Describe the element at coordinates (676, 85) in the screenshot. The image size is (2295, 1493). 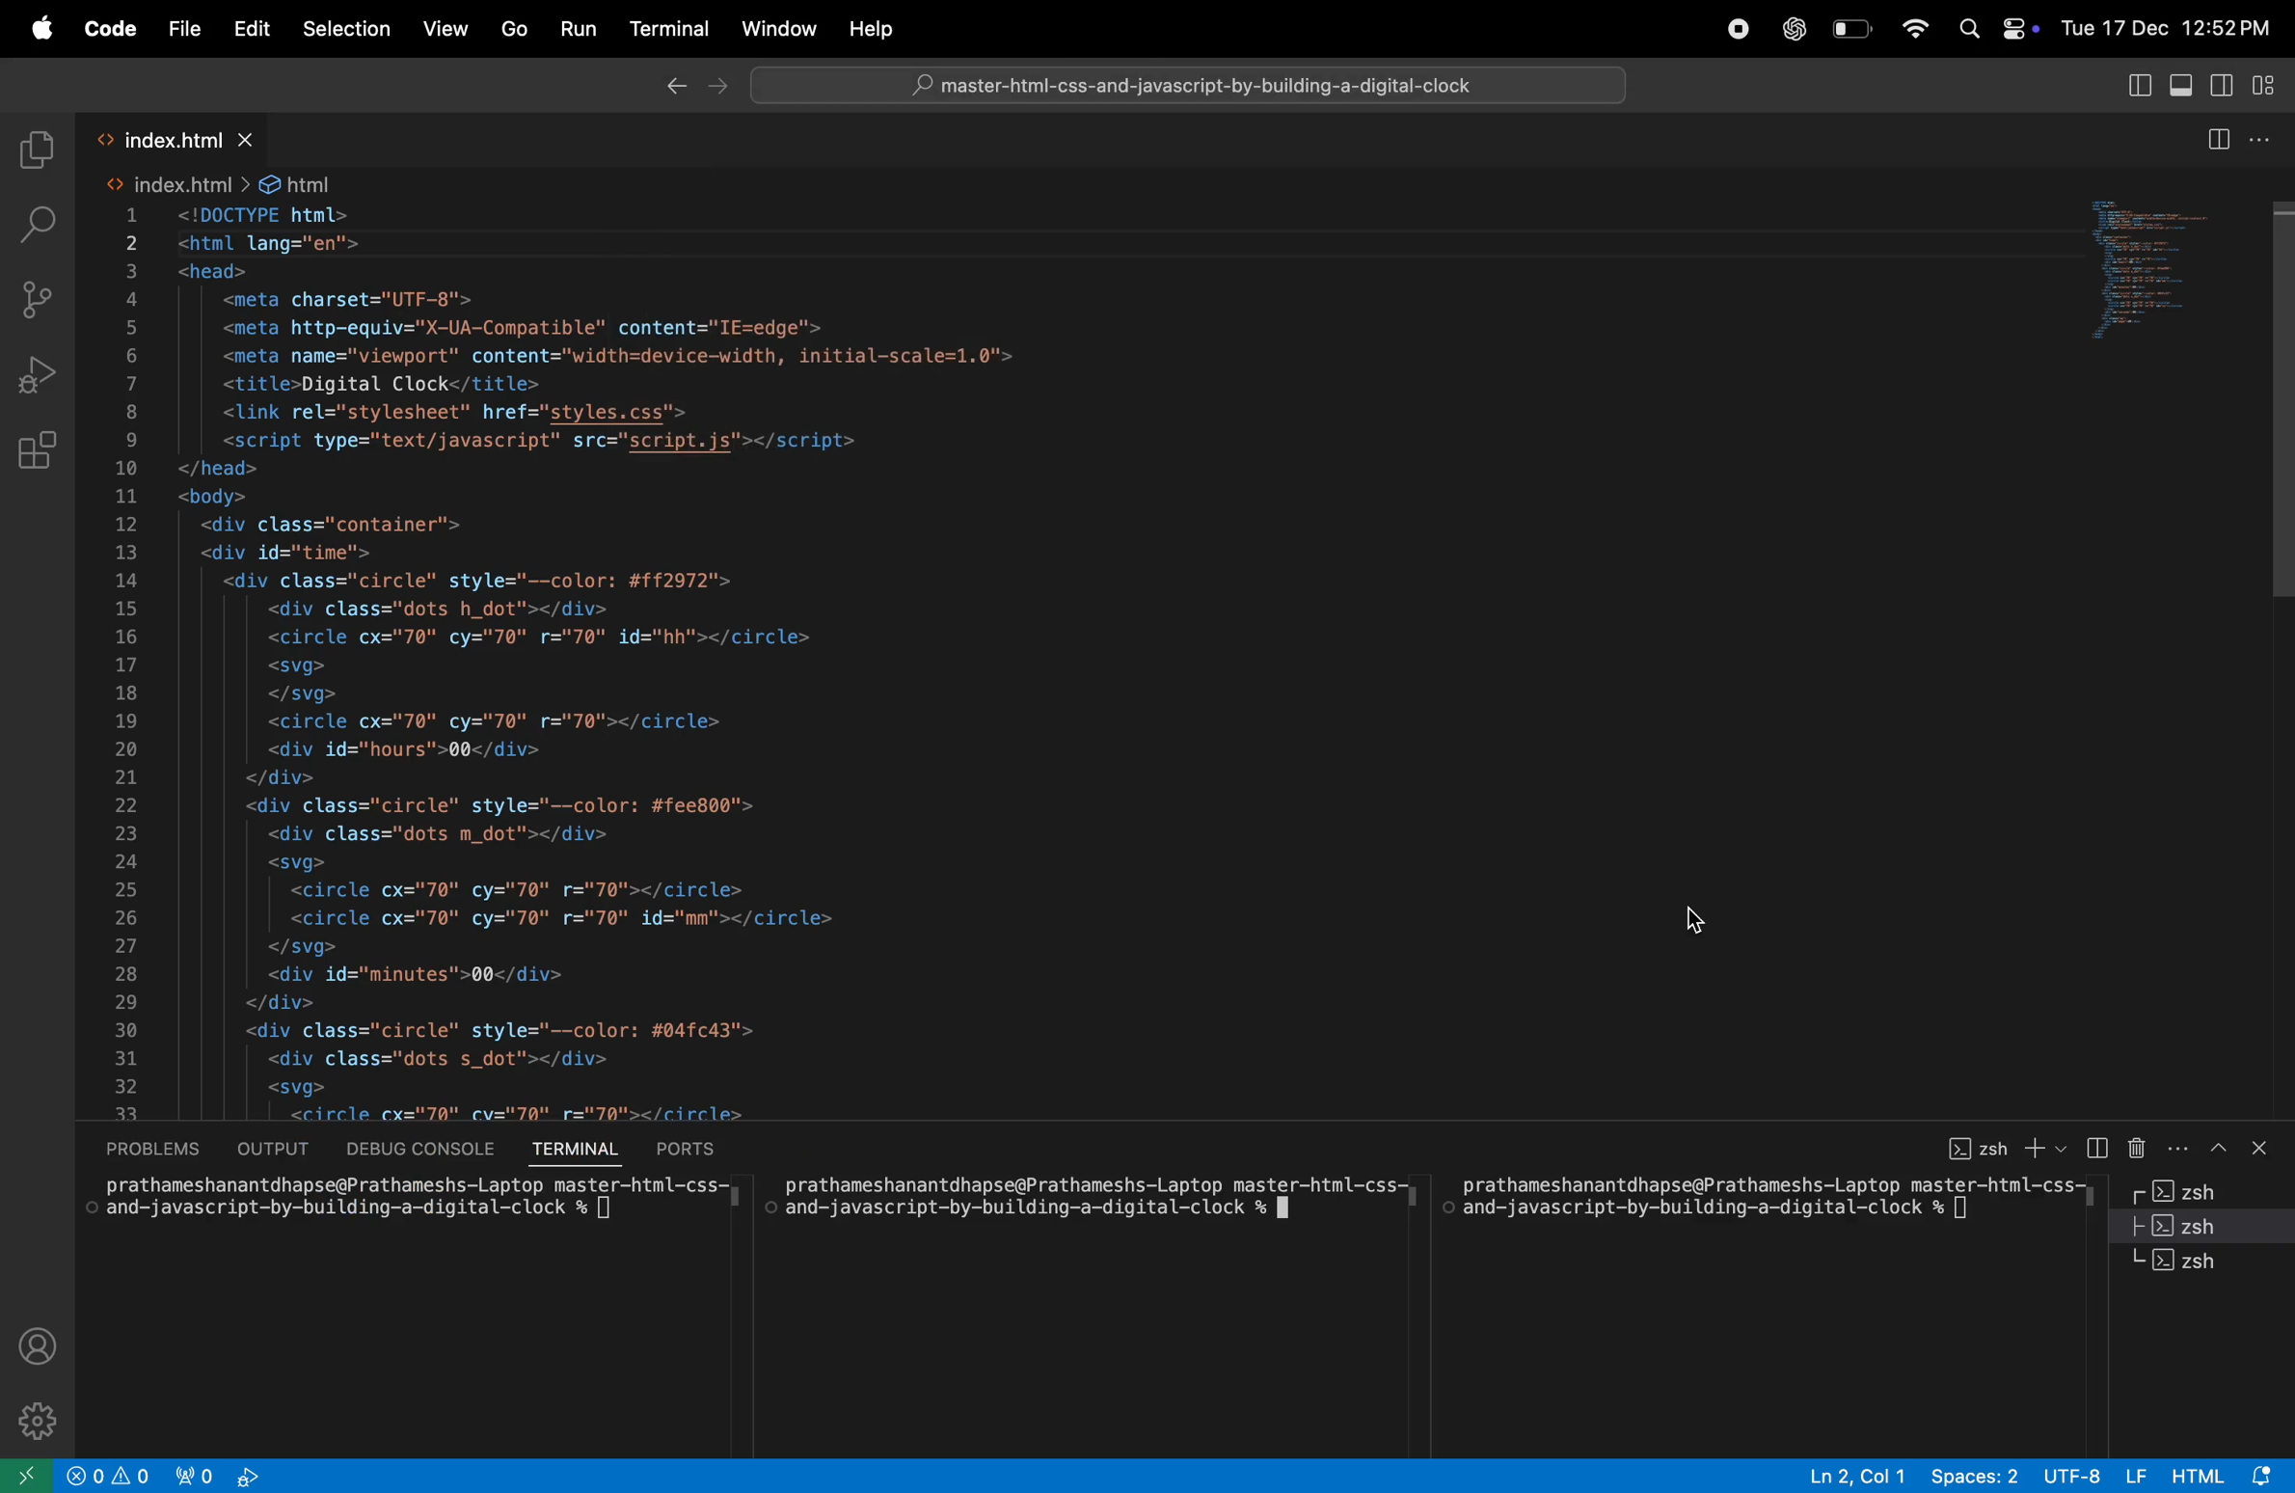
I see `Backward` at that location.